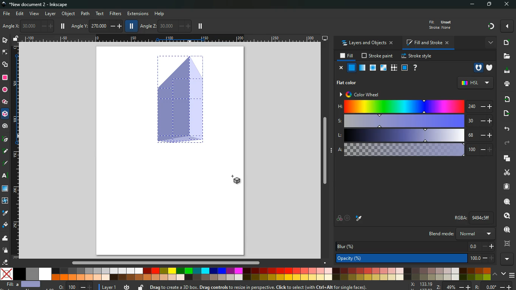 Image resolution: width=516 pixels, height=290 pixels. I want to click on stroke style, so click(416, 56).